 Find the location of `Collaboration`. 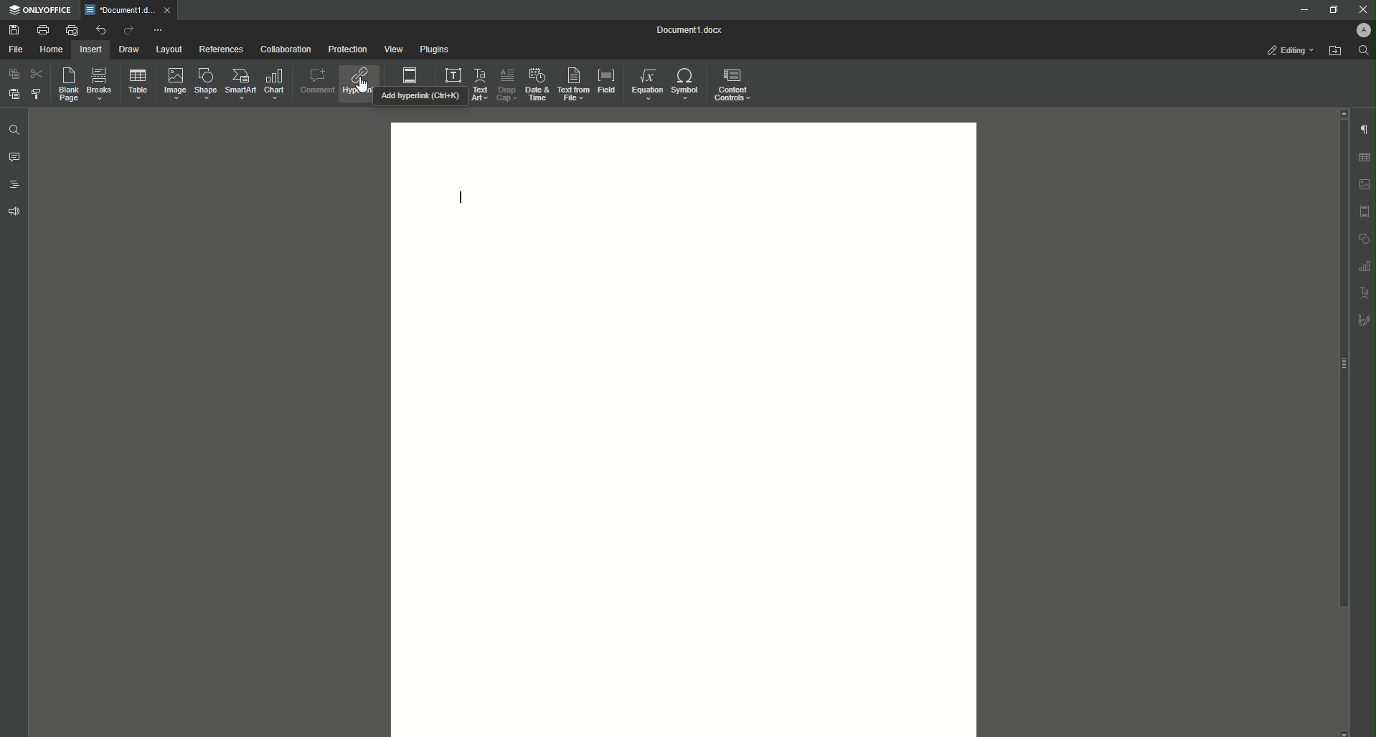

Collaboration is located at coordinates (286, 49).